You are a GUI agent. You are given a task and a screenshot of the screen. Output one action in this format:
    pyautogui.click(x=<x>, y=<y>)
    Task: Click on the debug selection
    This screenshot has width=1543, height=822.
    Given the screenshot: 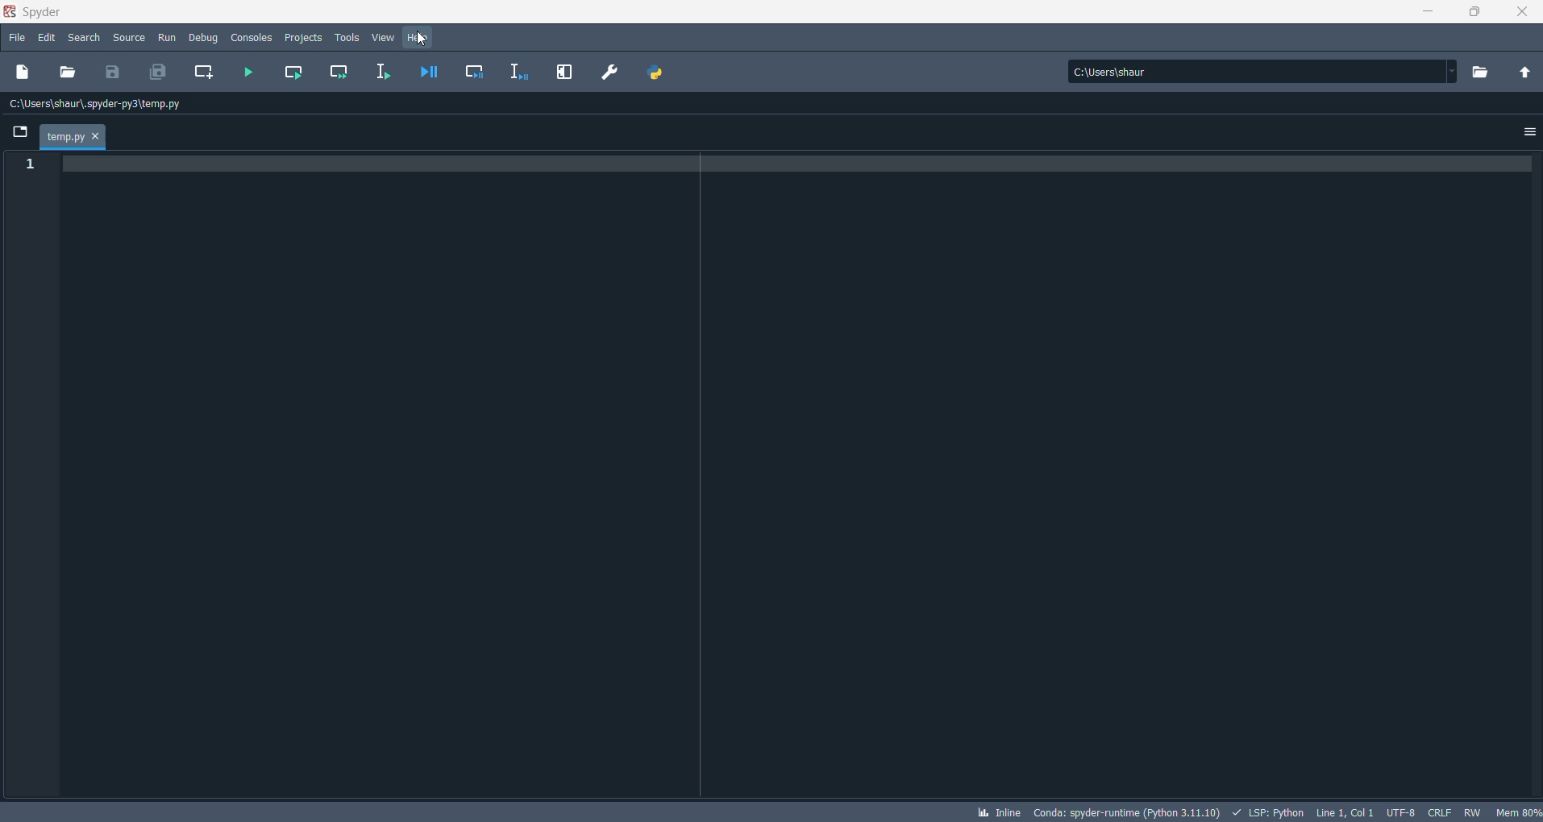 What is the action you would take?
    pyautogui.click(x=517, y=72)
    